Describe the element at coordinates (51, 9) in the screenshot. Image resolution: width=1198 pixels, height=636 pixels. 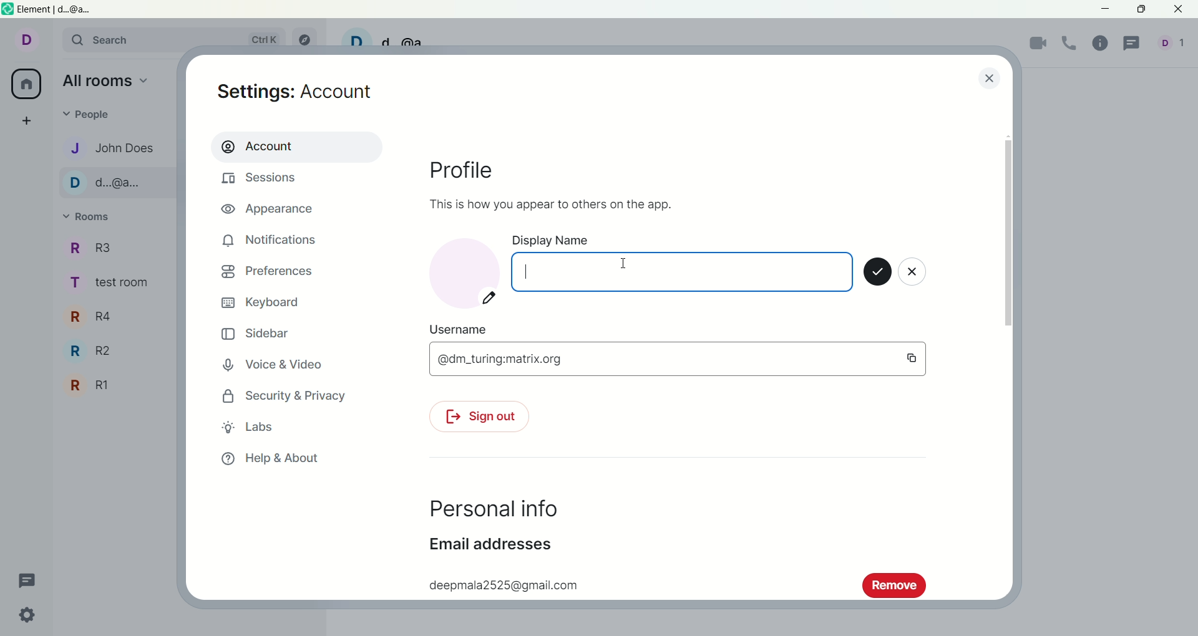
I see `element|d..@a..` at that location.